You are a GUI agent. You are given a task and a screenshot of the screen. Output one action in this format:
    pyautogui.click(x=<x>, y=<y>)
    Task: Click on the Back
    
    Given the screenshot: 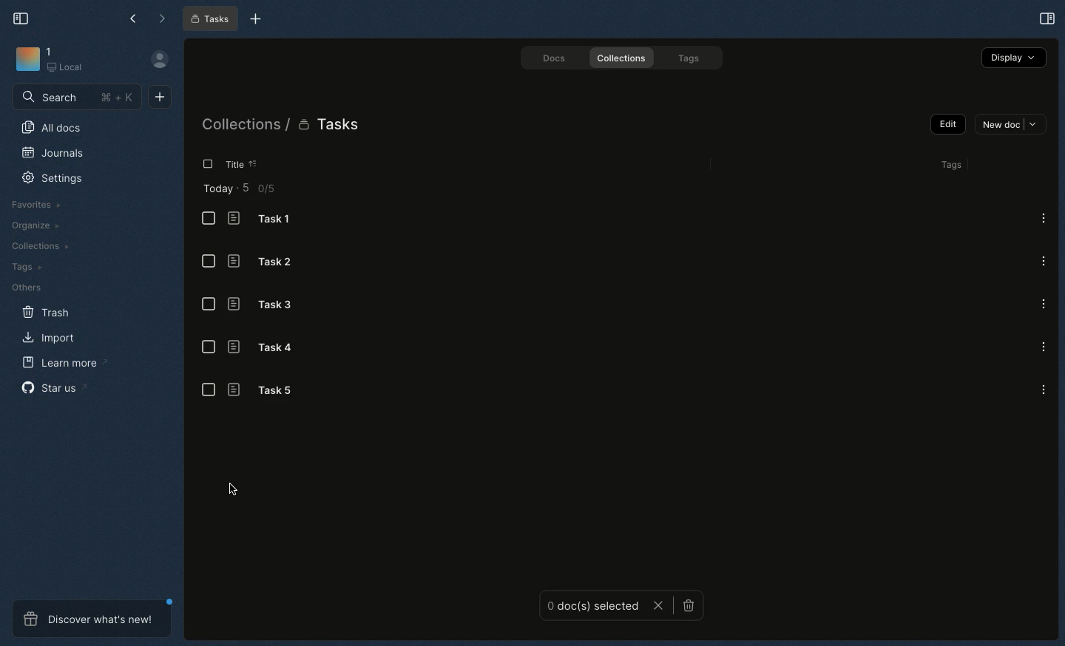 What is the action you would take?
    pyautogui.click(x=134, y=18)
    